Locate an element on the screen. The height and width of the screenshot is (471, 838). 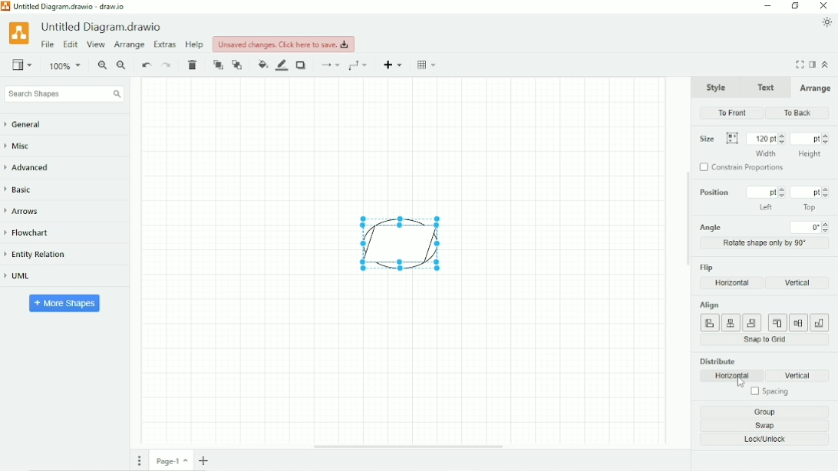
Flip is located at coordinates (708, 267).